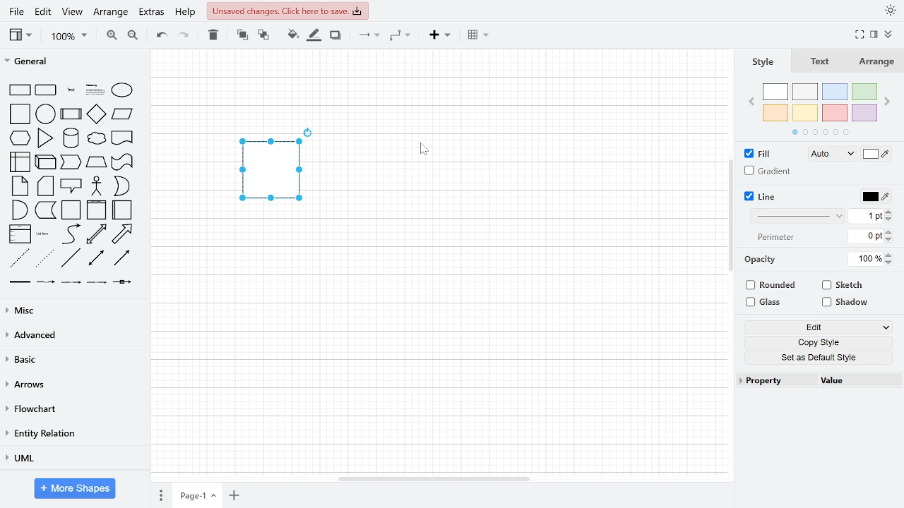  Describe the element at coordinates (20, 90) in the screenshot. I see `rectangle` at that location.